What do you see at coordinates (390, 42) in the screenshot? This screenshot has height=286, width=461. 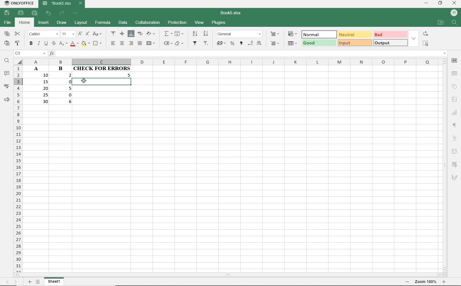 I see `OUTPUT` at bounding box center [390, 42].